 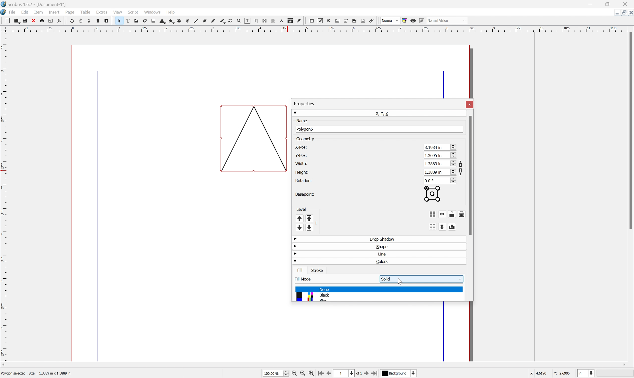 I want to click on Scroll, so click(x=459, y=171).